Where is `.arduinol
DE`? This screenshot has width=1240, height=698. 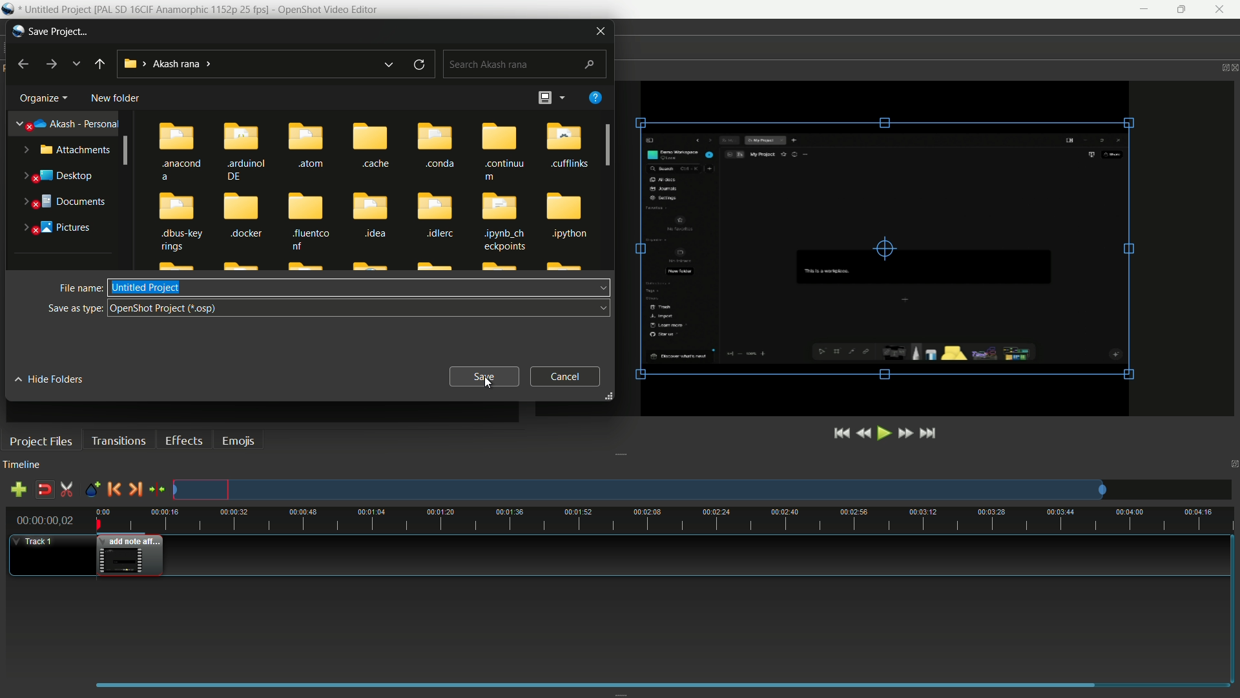 .arduinol
DE is located at coordinates (246, 149).